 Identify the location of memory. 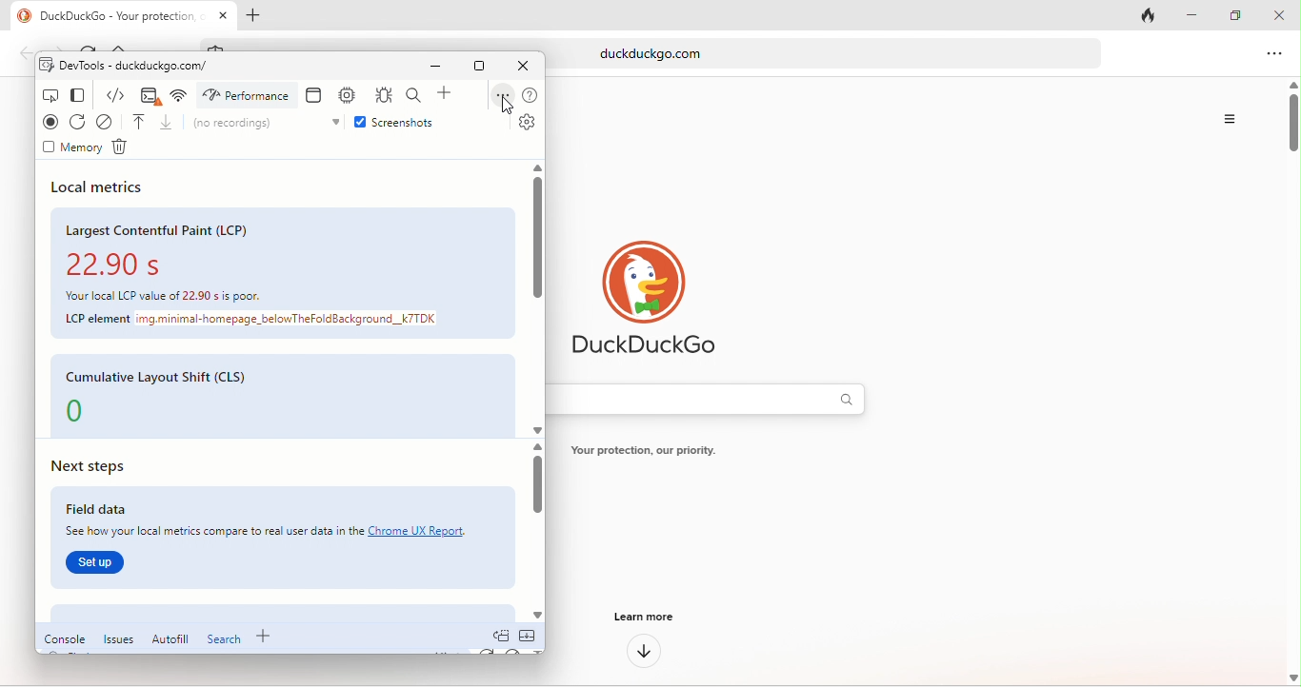
(69, 147).